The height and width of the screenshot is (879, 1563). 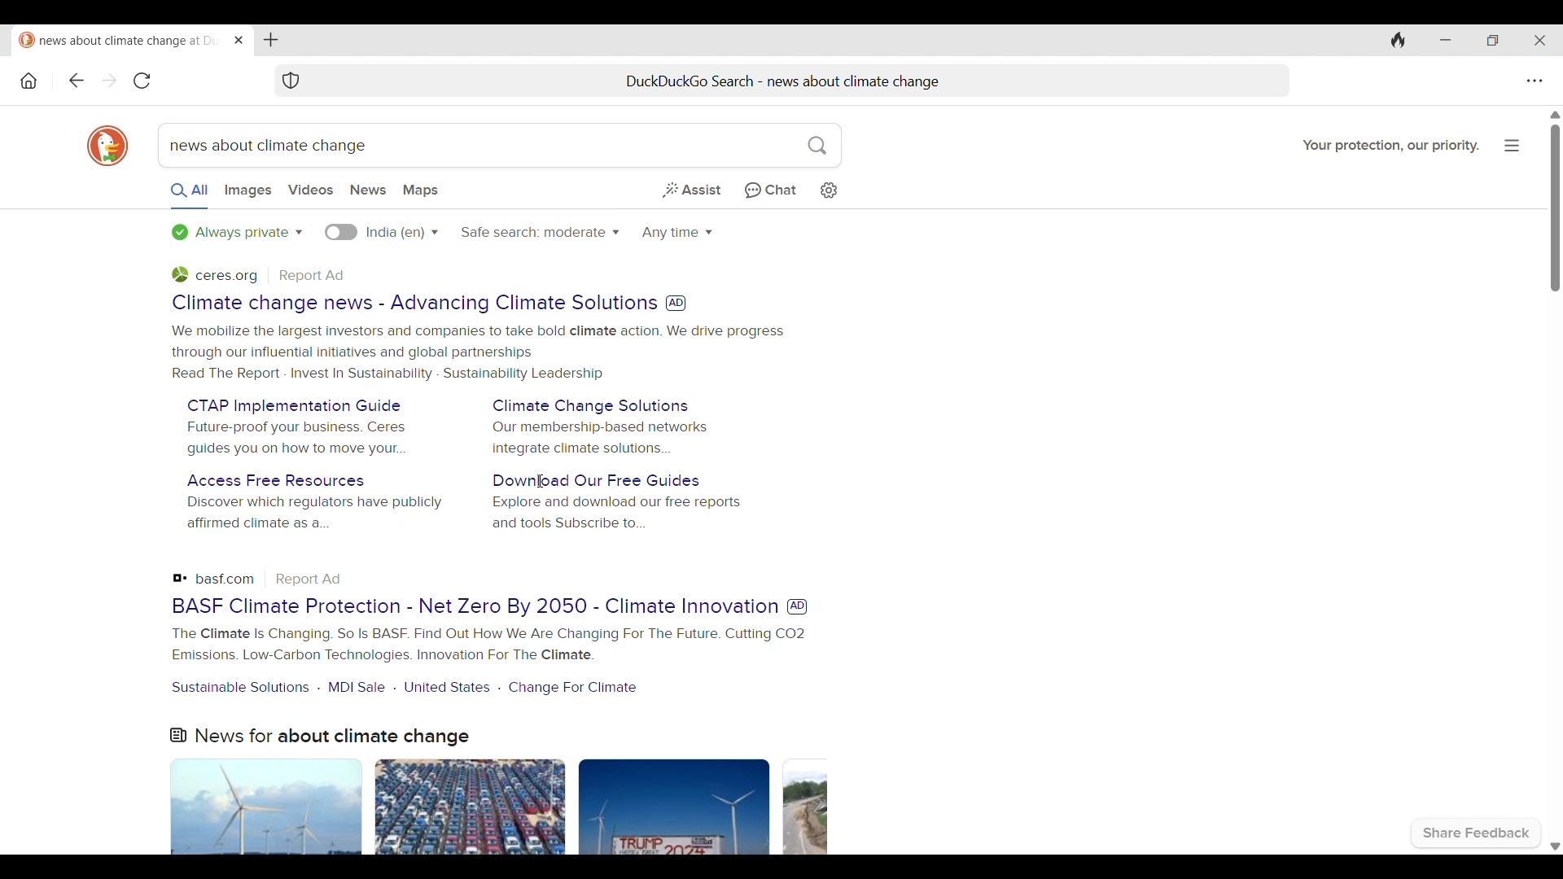 What do you see at coordinates (828, 190) in the screenshot?
I see `Change search settings` at bounding box center [828, 190].